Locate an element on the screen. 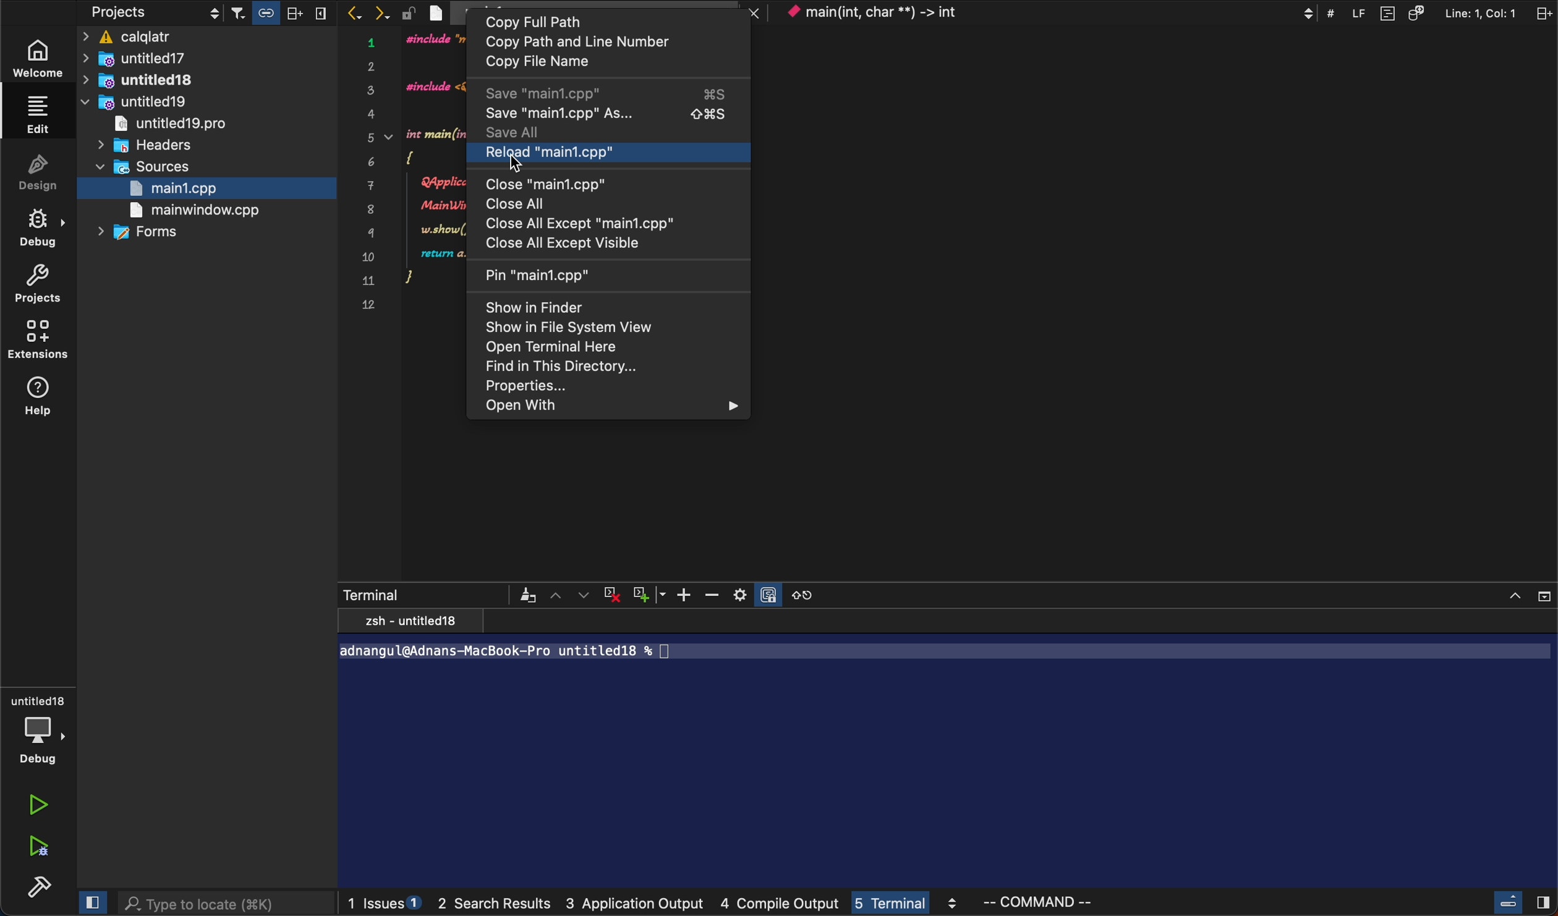  run debug is located at coordinates (40, 845).